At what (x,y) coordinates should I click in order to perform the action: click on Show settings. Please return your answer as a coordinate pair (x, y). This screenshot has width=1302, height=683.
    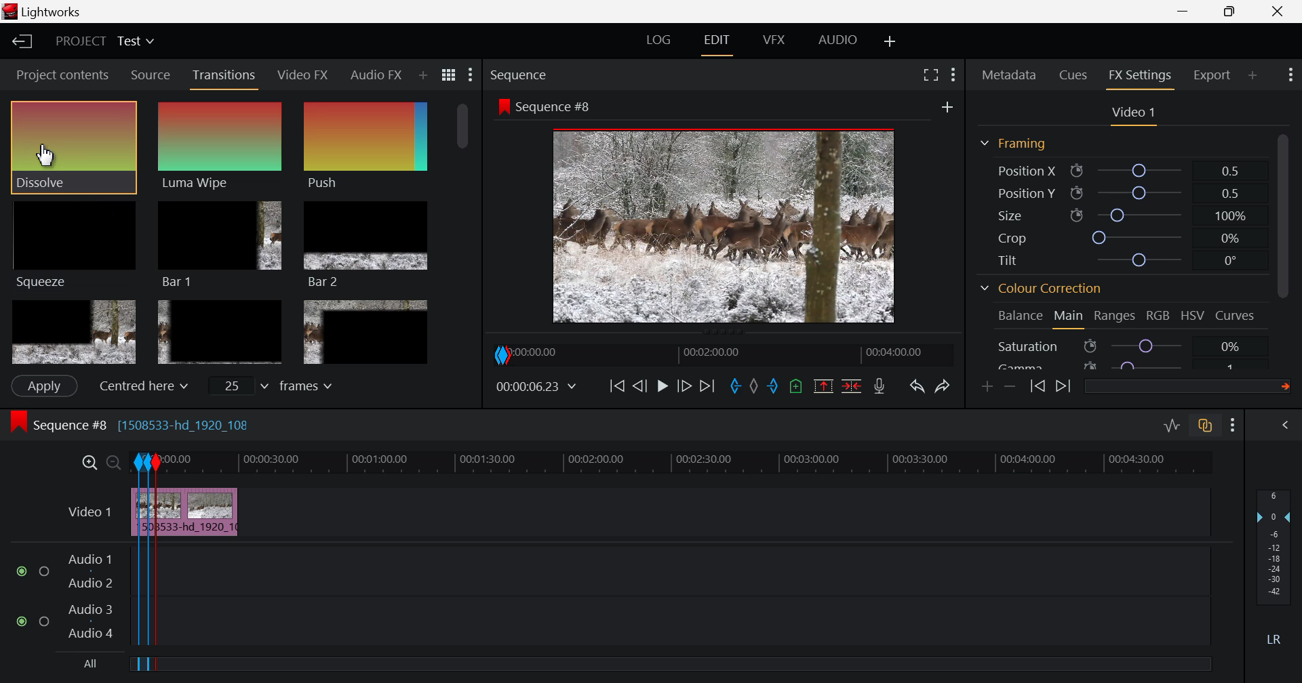
    Looking at the image, I should click on (953, 75).